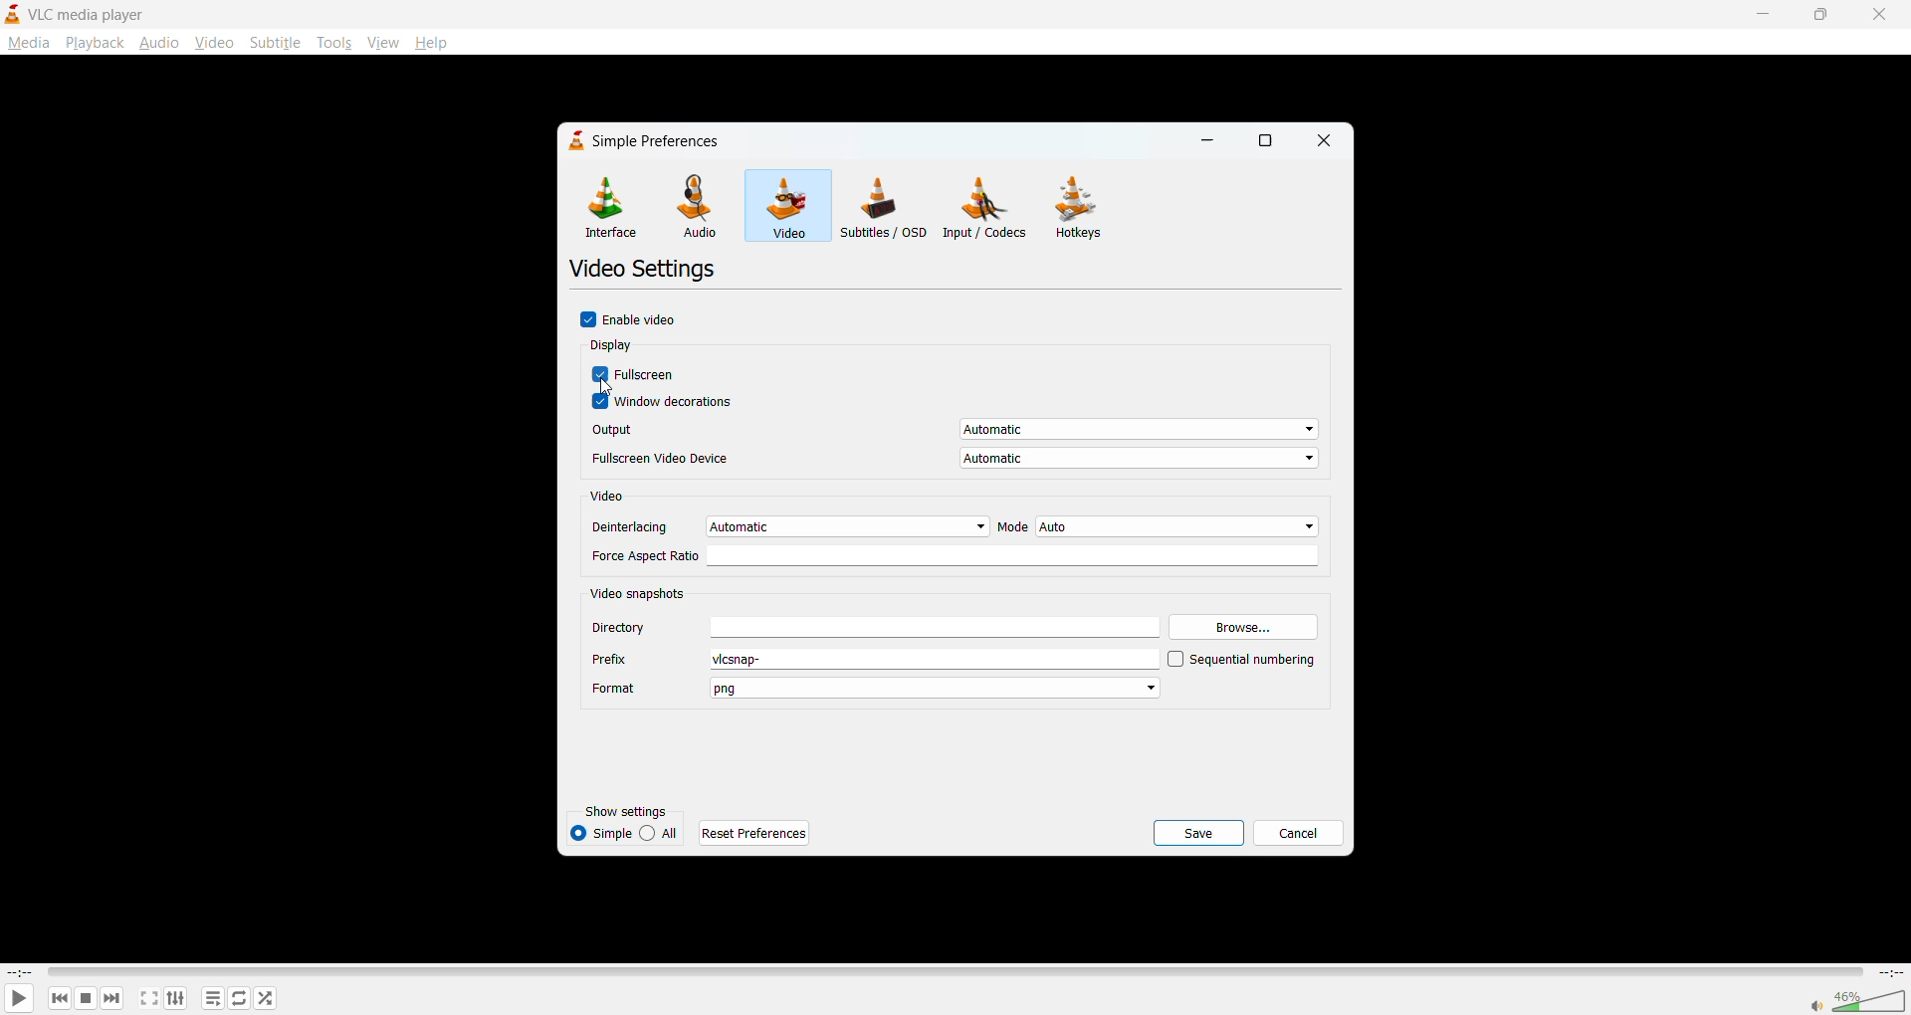 Image resolution: width=1911 pixels, height=1015 pixels. I want to click on input/codecs, so click(989, 210).